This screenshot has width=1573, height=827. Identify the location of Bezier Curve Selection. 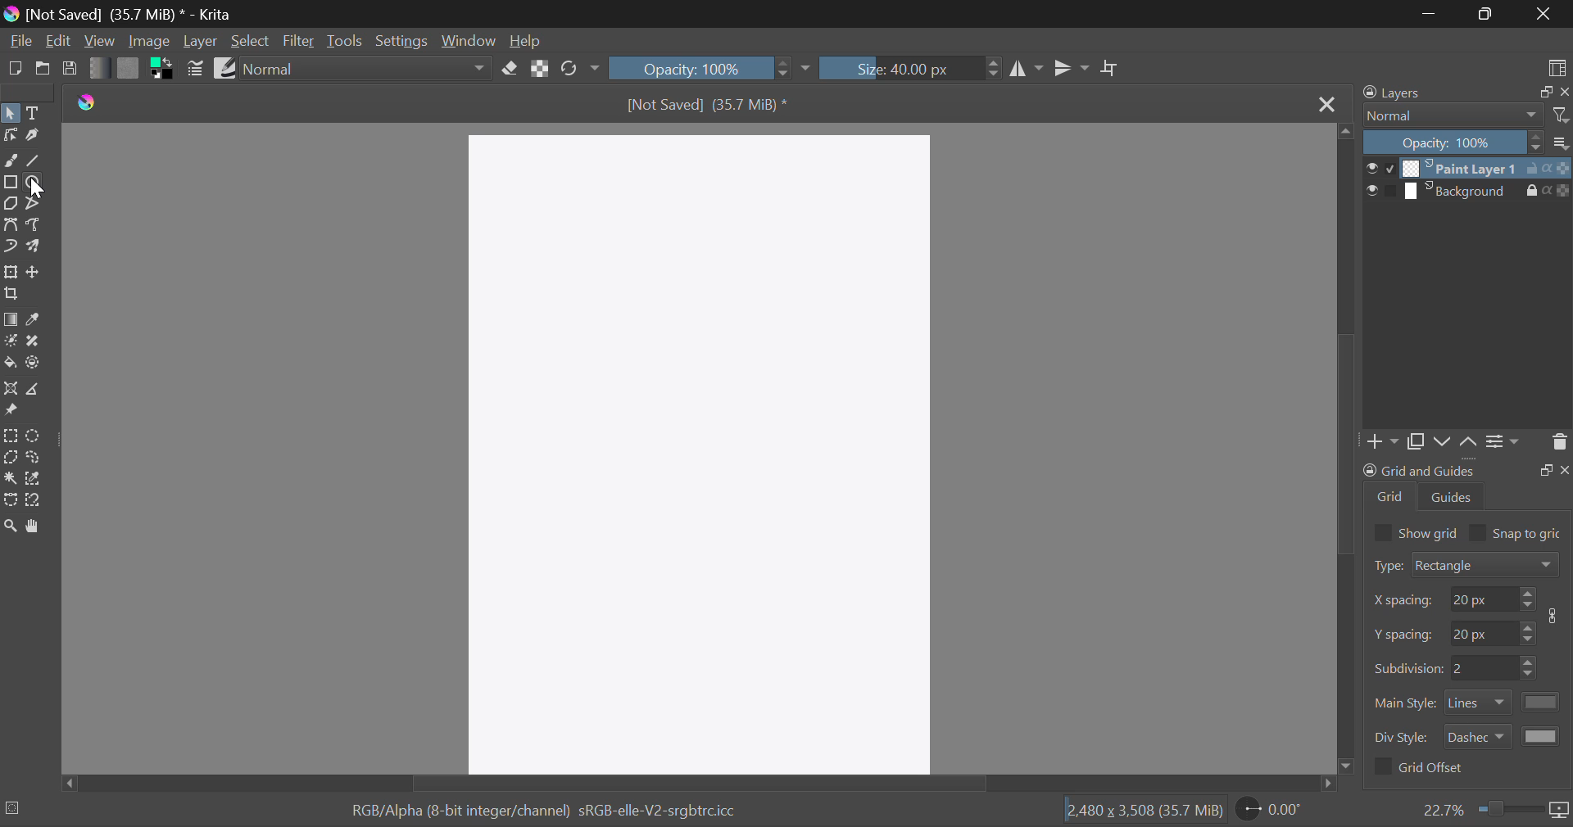
(10, 501).